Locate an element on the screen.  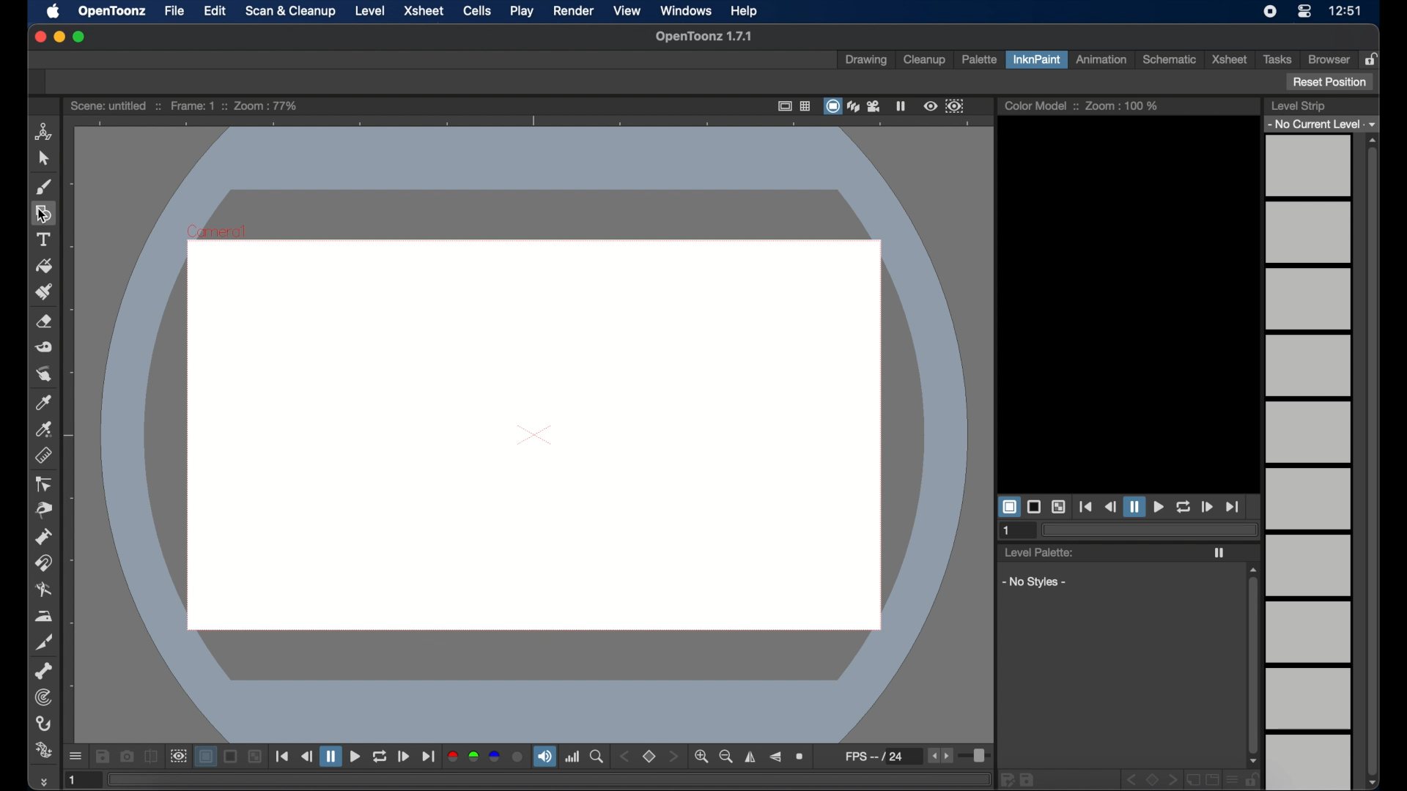
zoom in is located at coordinates (701, 757).